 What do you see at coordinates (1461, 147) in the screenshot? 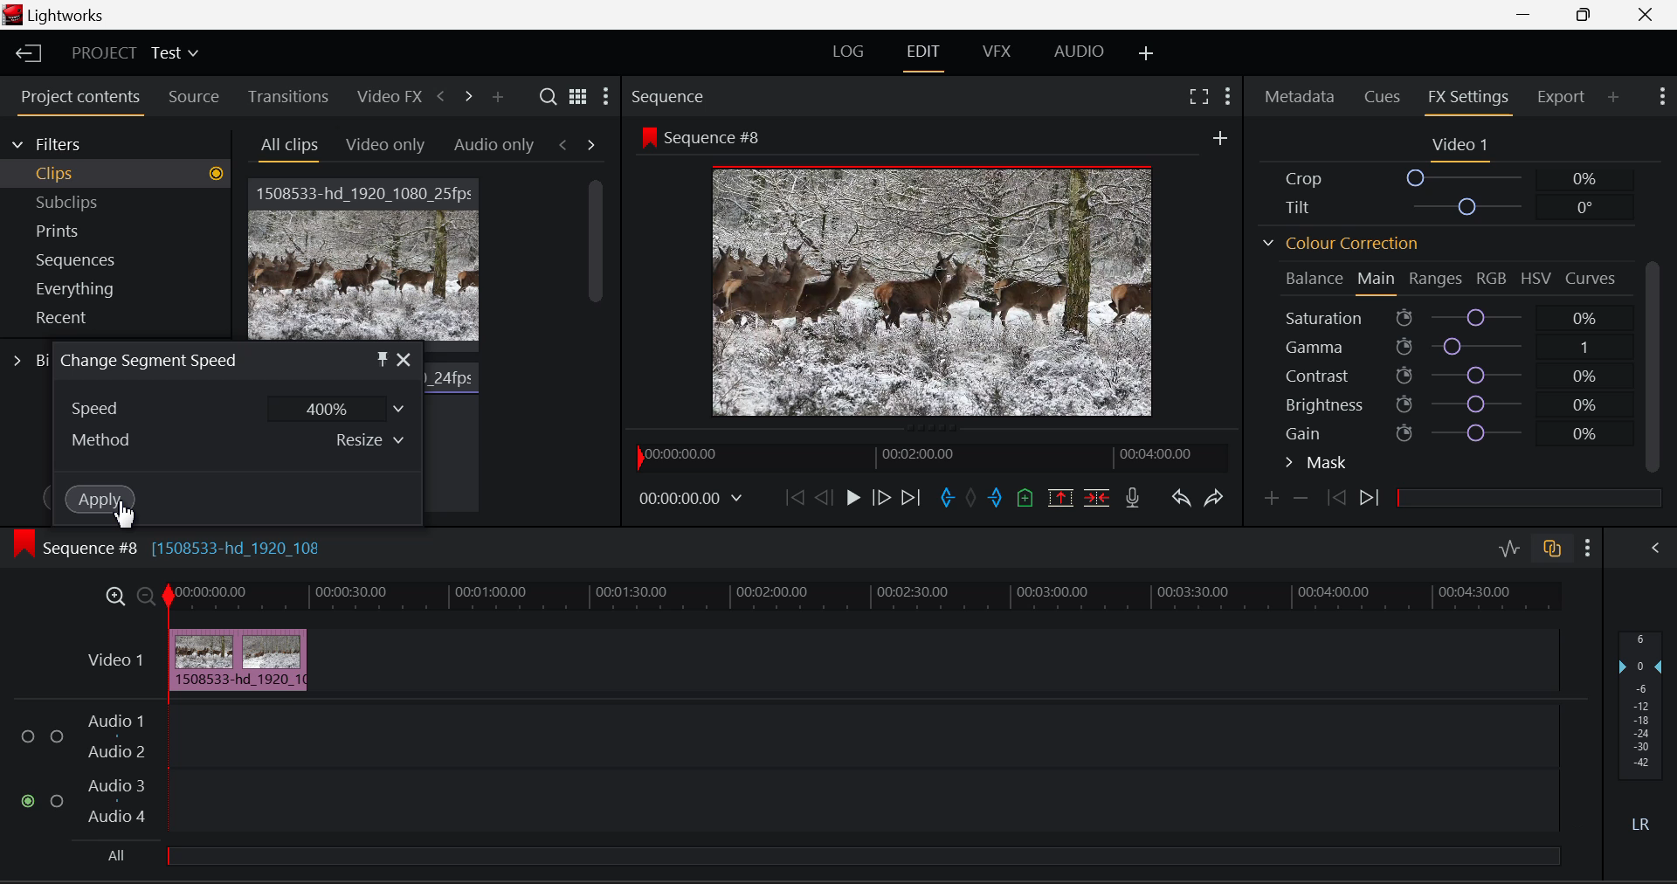
I see `Video 1 Settings` at bounding box center [1461, 147].